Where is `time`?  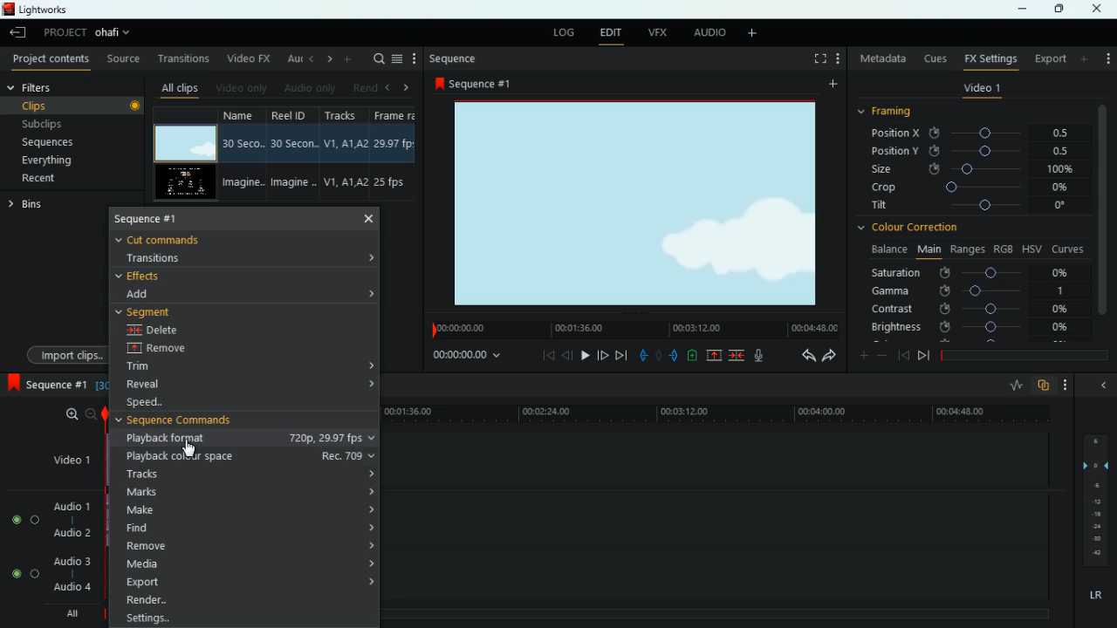
time is located at coordinates (714, 413).